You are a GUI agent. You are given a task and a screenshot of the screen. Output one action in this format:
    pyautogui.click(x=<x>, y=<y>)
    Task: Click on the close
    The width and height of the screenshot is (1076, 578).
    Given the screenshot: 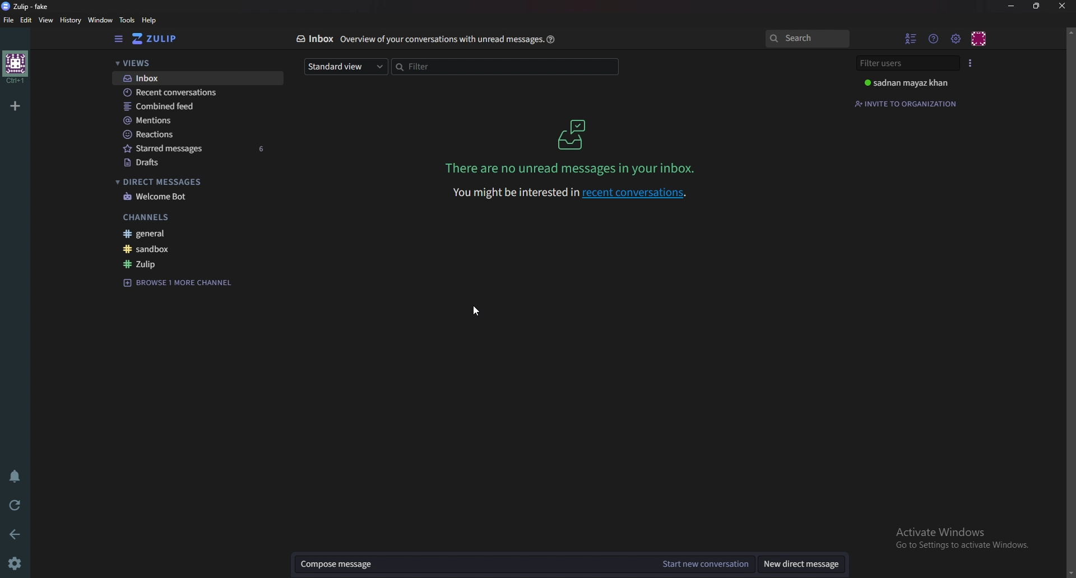 What is the action you would take?
    pyautogui.click(x=1061, y=6)
    